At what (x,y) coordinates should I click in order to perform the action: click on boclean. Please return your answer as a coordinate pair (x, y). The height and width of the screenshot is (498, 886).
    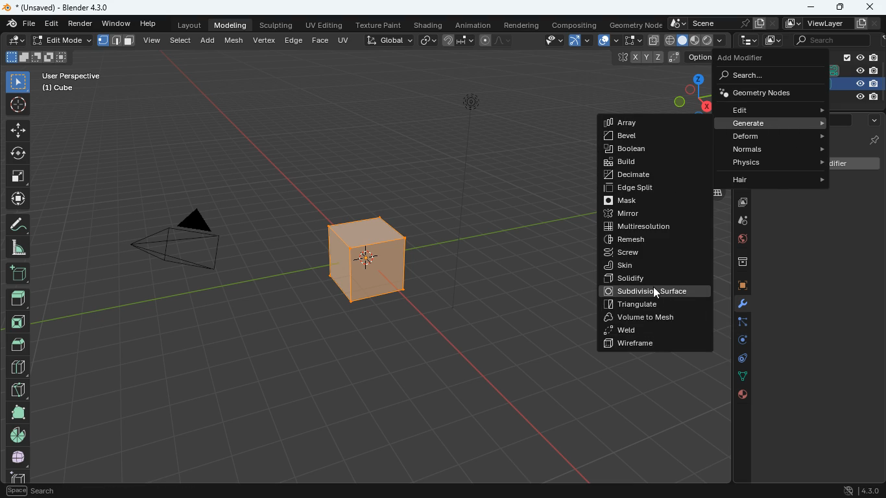
    Looking at the image, I should click on (635, 148).